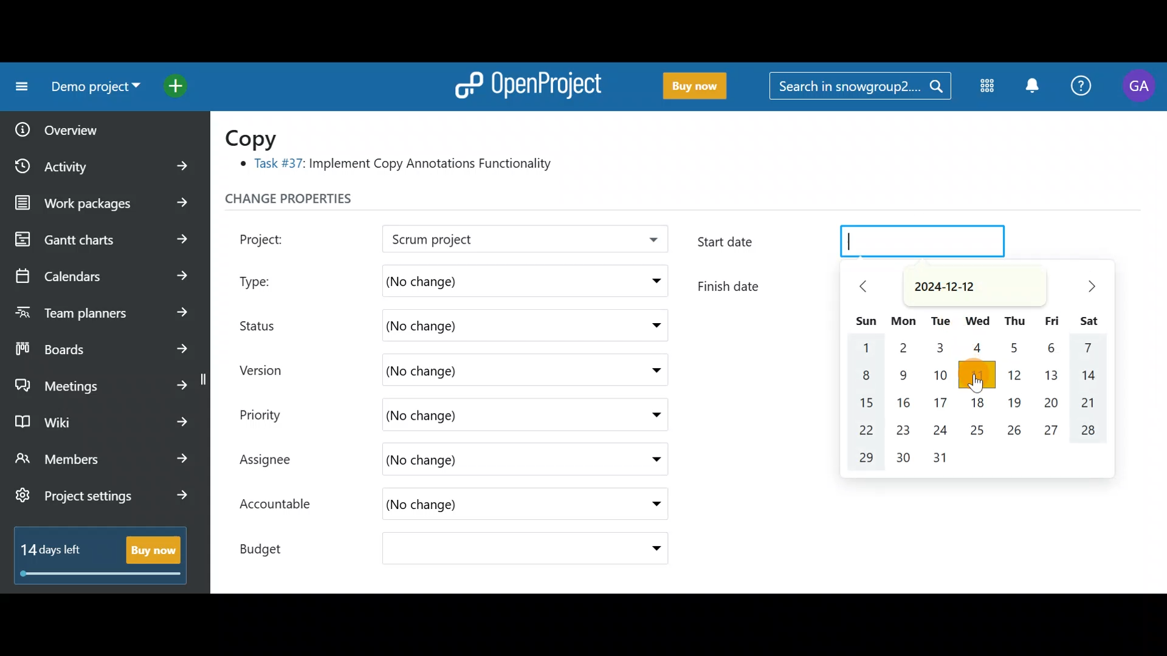  Describe the element at coordinates (267, 370) in the screenshot. I see `Version` at that location.